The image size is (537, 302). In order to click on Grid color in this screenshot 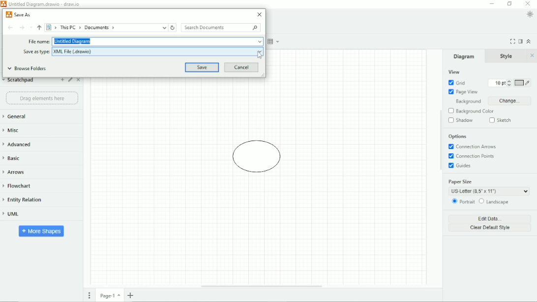, I will do `click(523, 83)`.